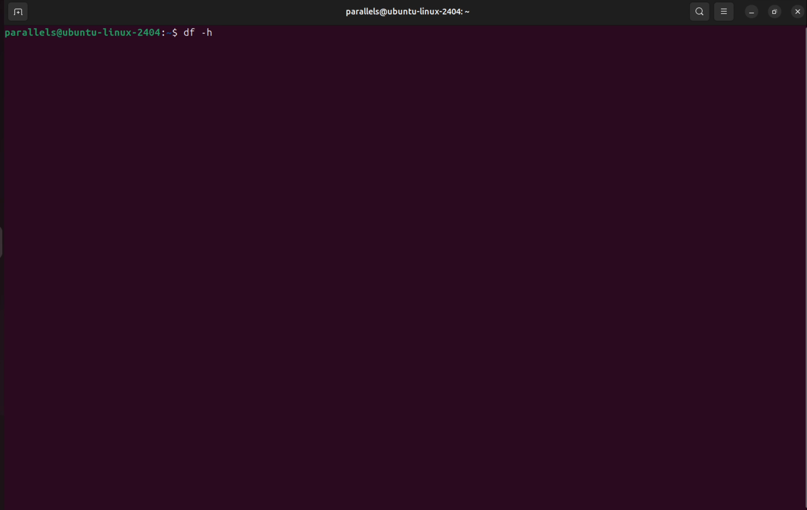 This screenshot has width=807, height=510. What do you see at coordinates (798, 11) in the screenshot?
I see `close` at bounding box center [798, 11].